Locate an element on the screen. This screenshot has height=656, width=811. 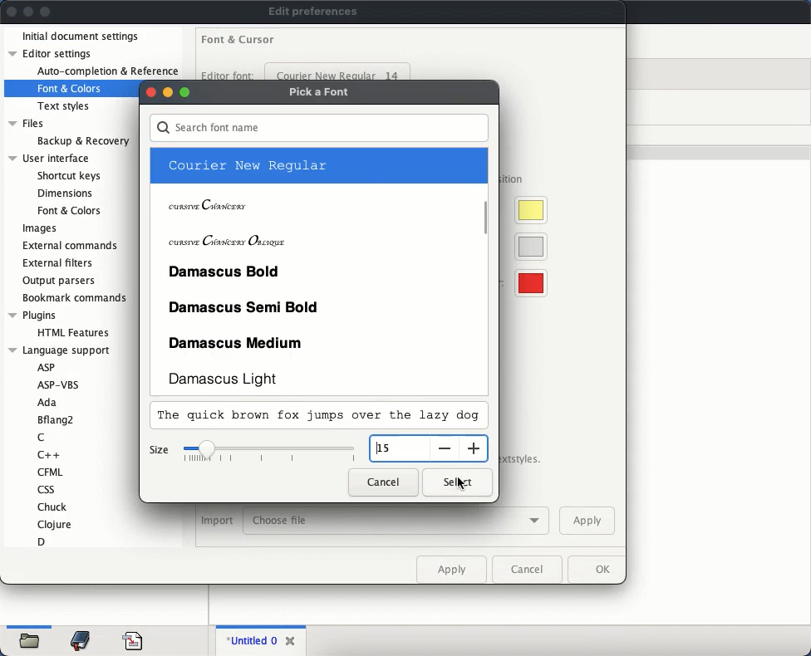
Ada is located at coordinates (47, 404).